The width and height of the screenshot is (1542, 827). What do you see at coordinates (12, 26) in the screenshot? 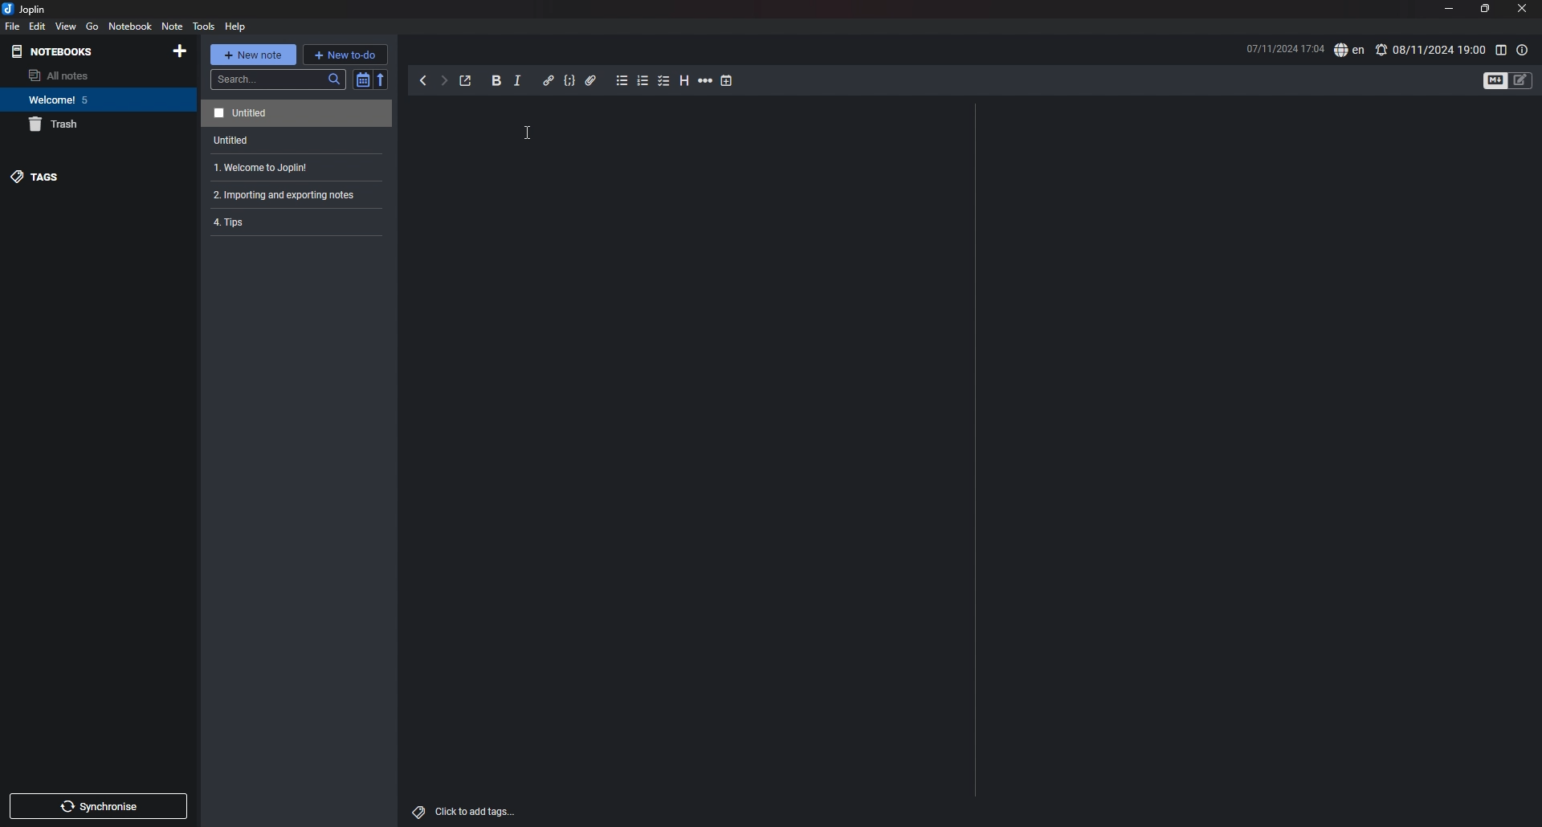
I see `file` at bounding box center [12, 26].